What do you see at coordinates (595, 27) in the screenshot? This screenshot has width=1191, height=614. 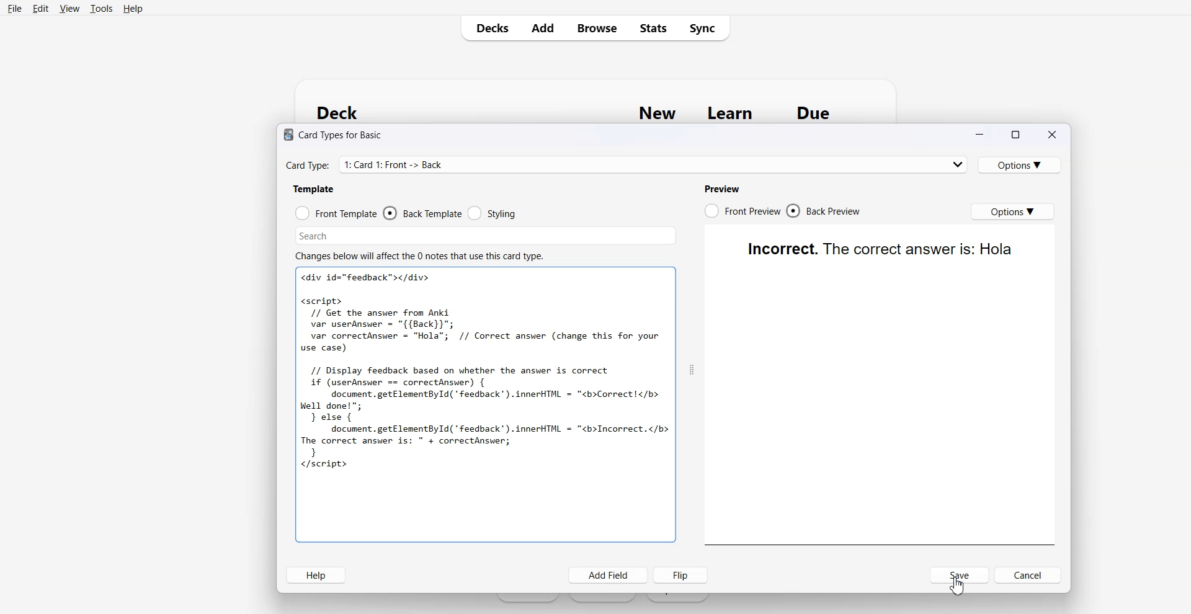 I see `Browse` at bounding box center [595, 27].